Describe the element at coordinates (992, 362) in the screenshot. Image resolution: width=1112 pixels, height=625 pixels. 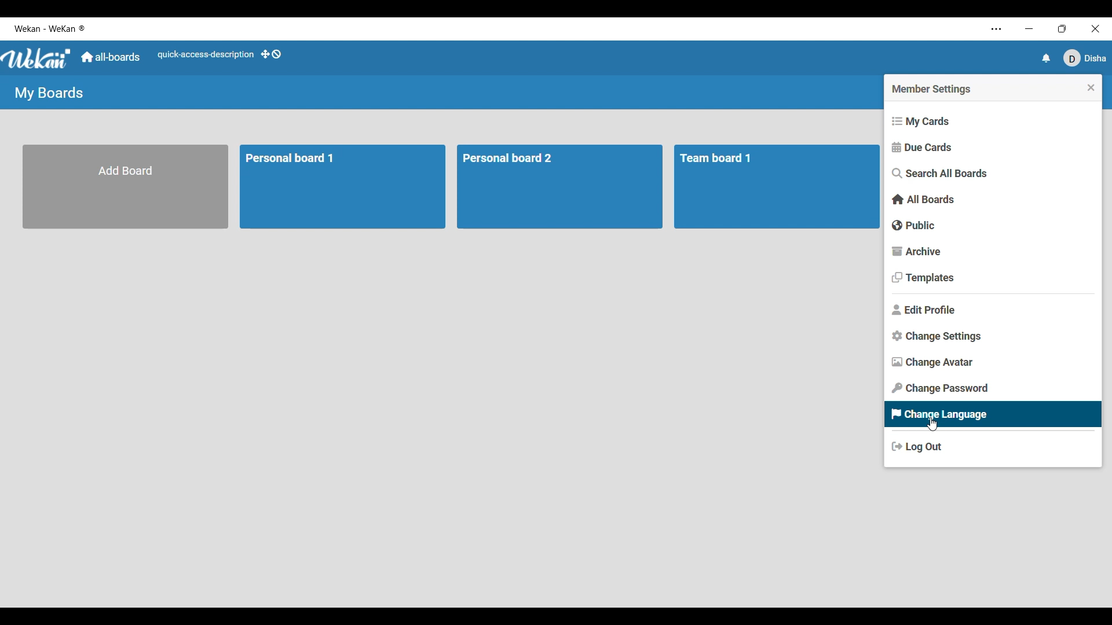
I see `Change avatar` at that location.